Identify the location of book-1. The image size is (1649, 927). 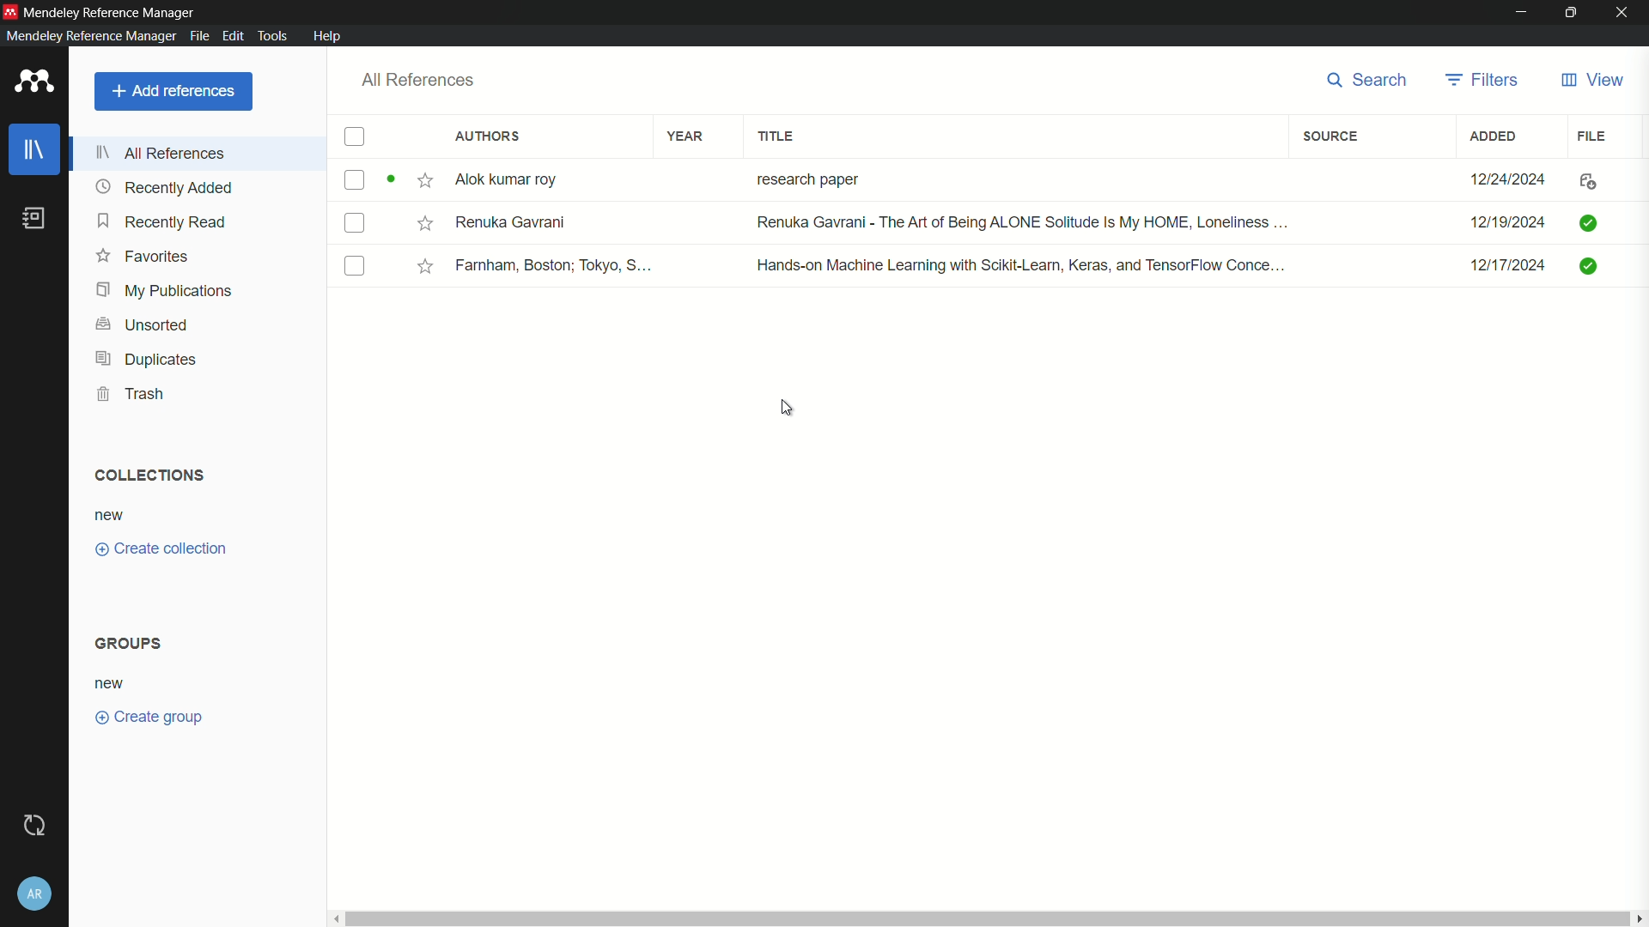
(1041, 179).